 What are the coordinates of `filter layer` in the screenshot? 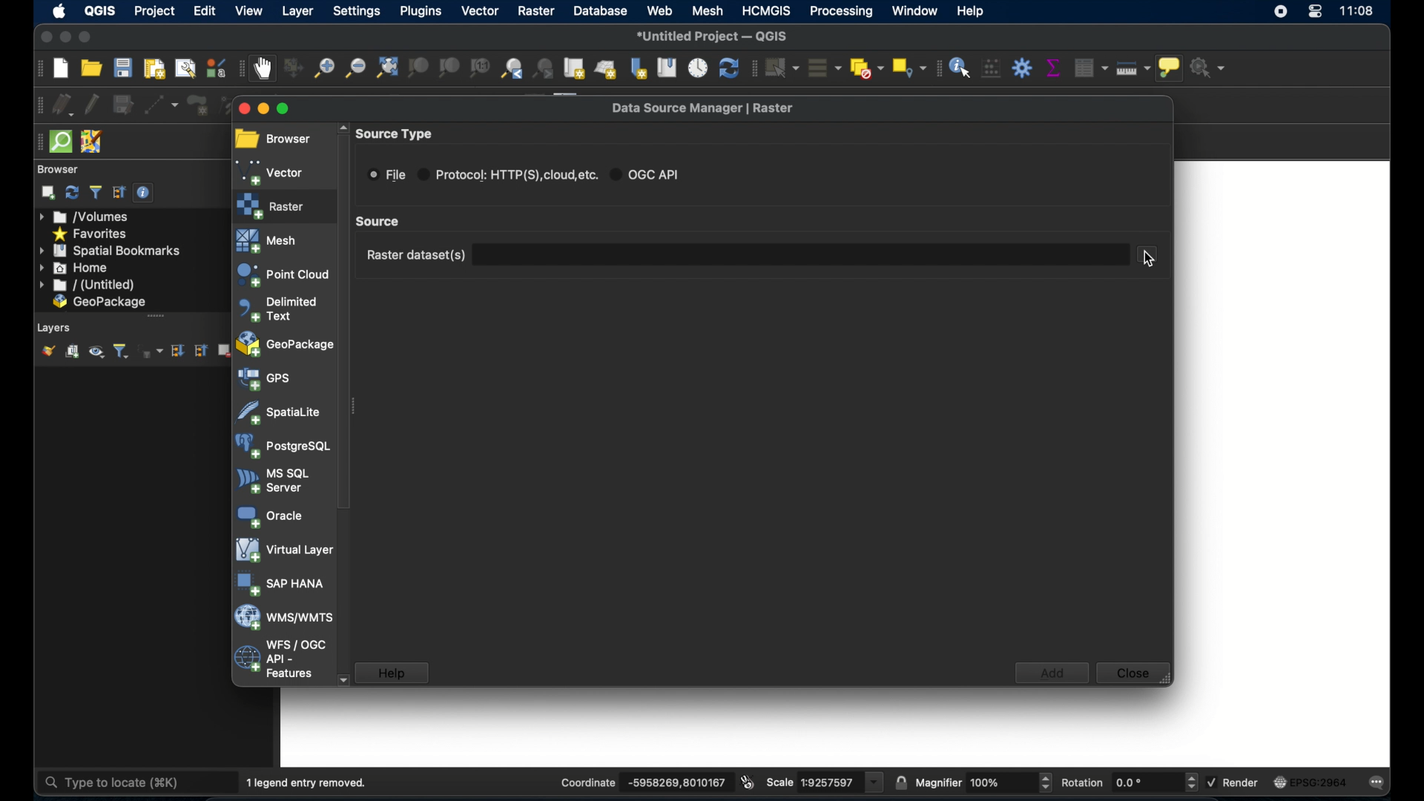 It's located at (121, 351).